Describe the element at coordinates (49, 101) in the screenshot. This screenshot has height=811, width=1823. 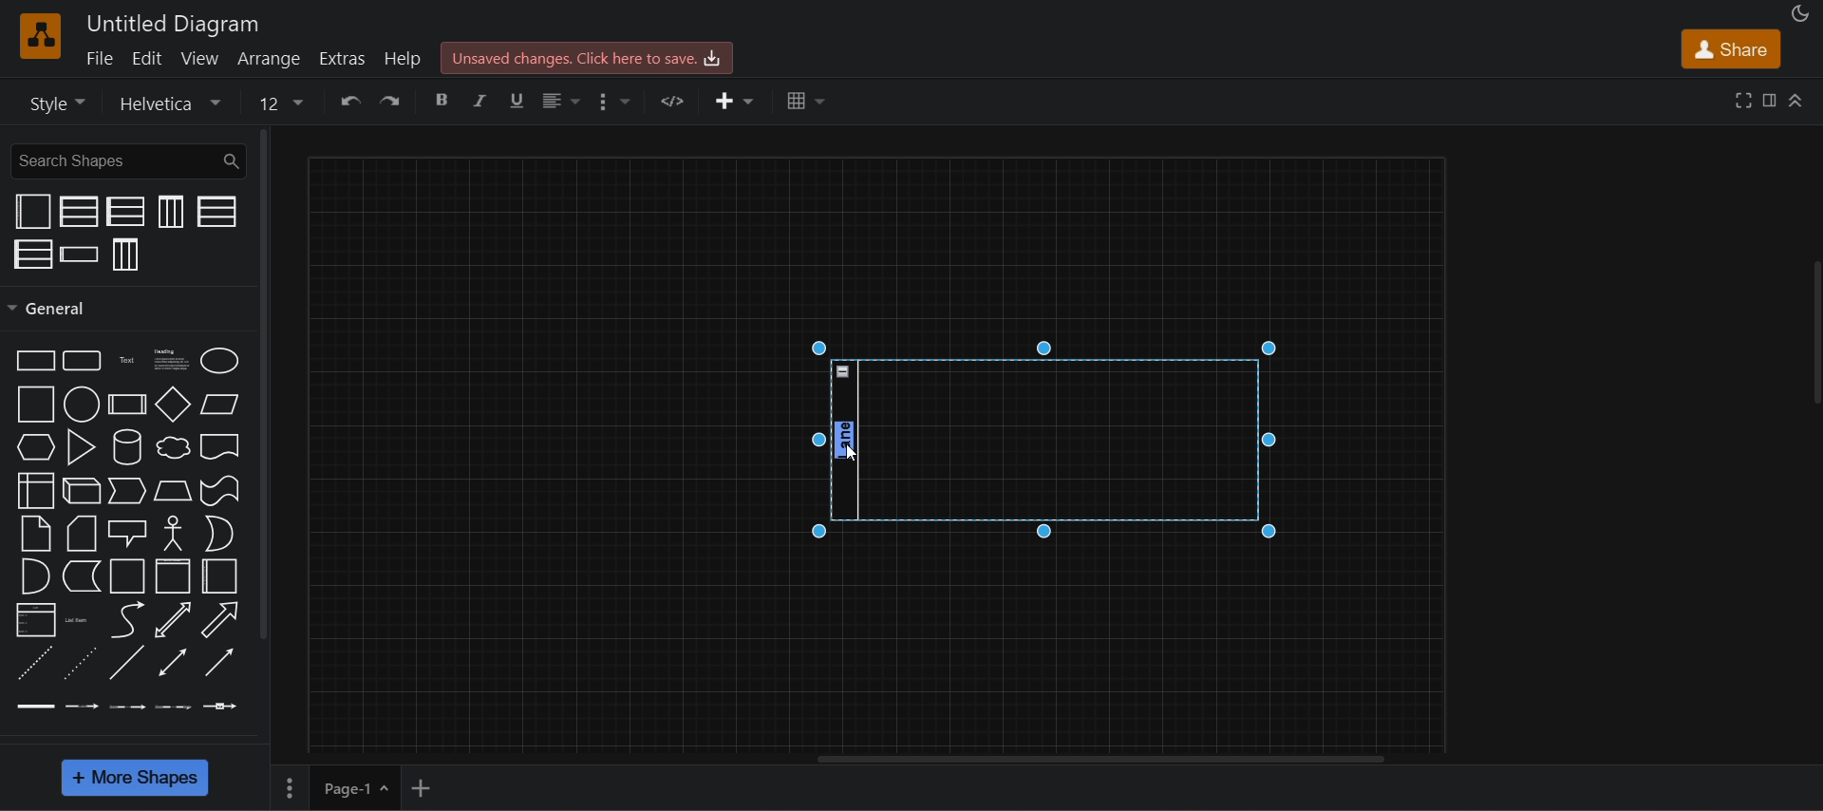
I see `style` at that location.